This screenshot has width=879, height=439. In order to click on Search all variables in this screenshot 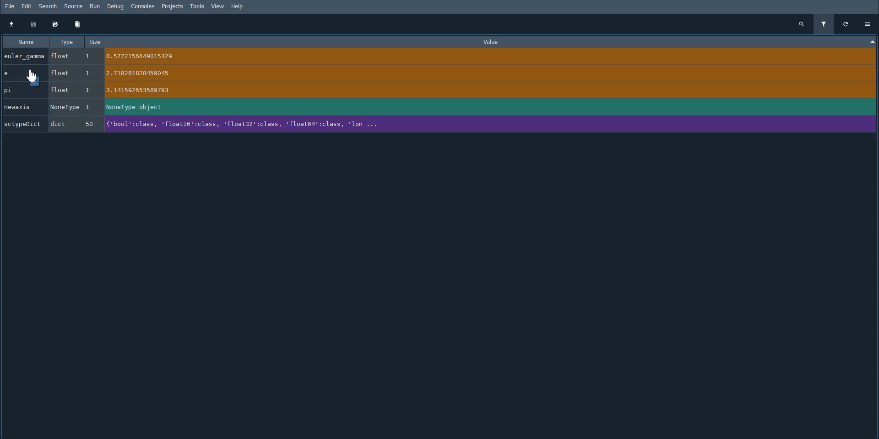, I will do `click(802, 24)`.